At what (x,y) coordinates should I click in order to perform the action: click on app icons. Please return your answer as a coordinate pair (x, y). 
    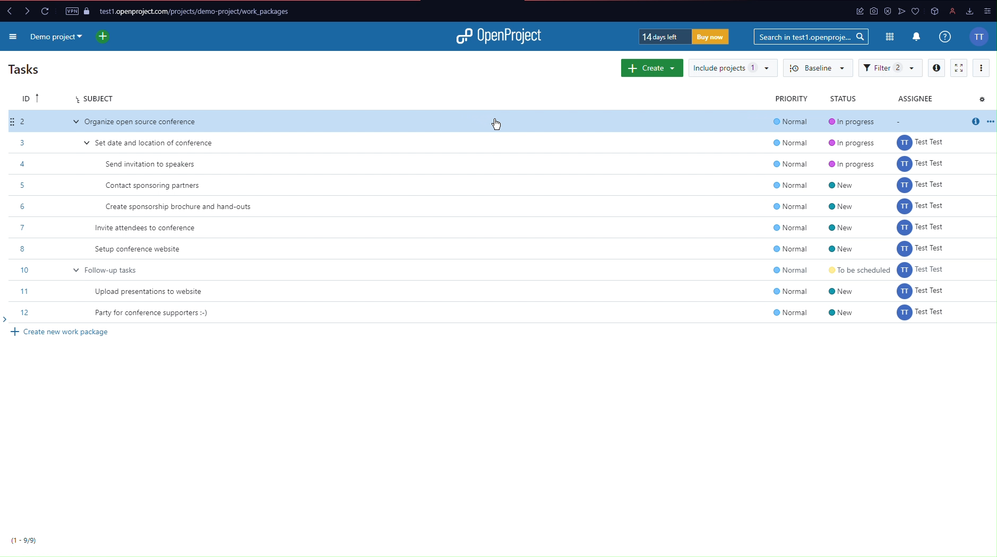
    Looking at the image, I should click on (916, 11).